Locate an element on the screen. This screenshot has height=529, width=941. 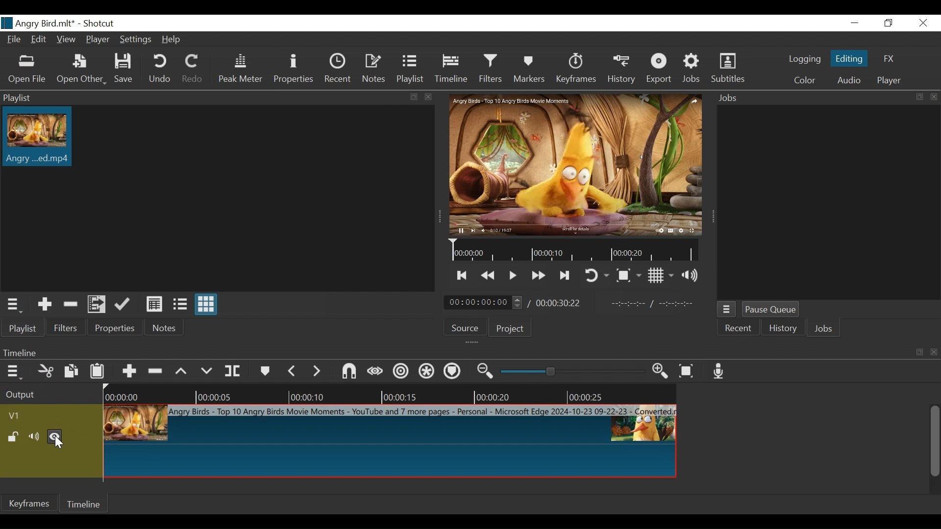
View as files is located at coordinates (179, 304).